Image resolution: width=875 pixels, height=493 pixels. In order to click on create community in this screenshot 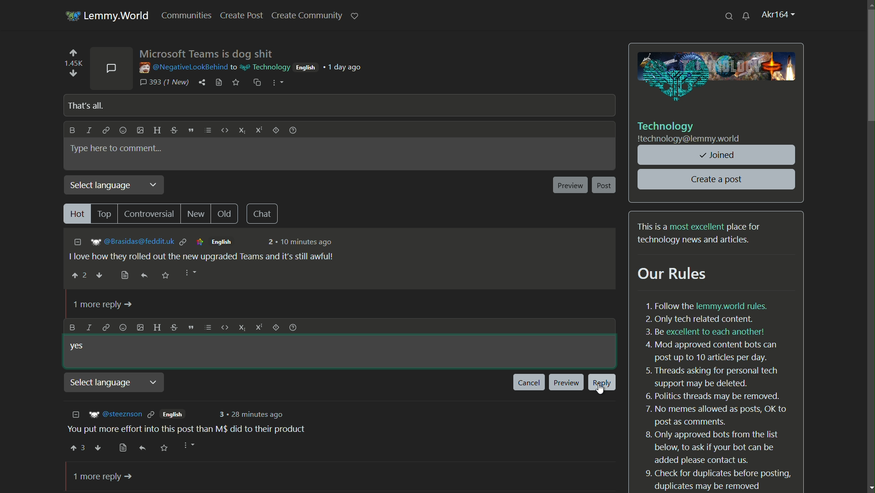, I will do `click(306, 16)`.